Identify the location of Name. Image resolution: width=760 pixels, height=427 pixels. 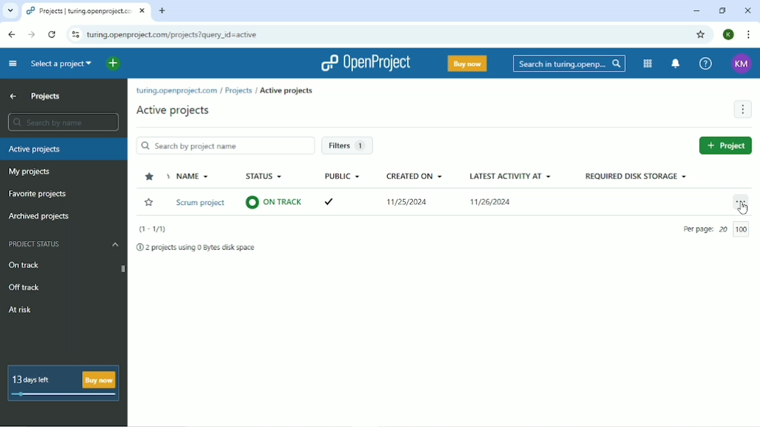
(192, 177).